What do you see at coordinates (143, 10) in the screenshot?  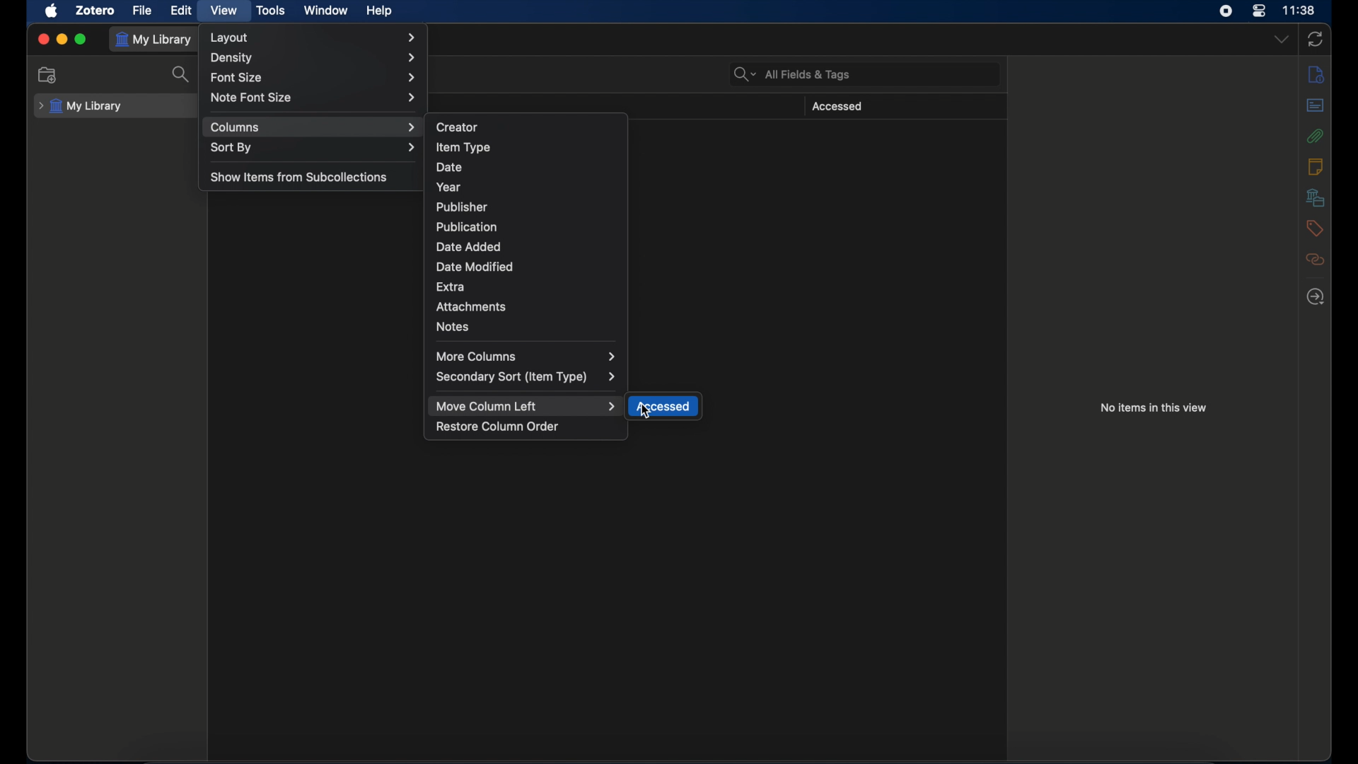 I see `file` at bounding box center [143, 10].